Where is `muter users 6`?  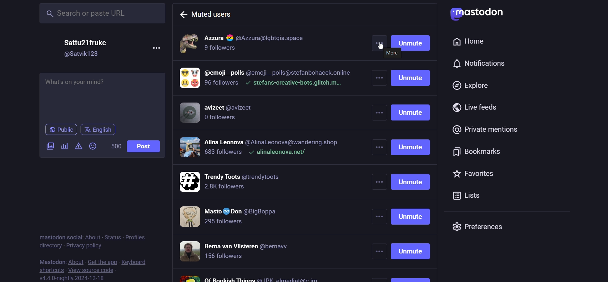 muter users 6 is located at coordinates (235, 217).